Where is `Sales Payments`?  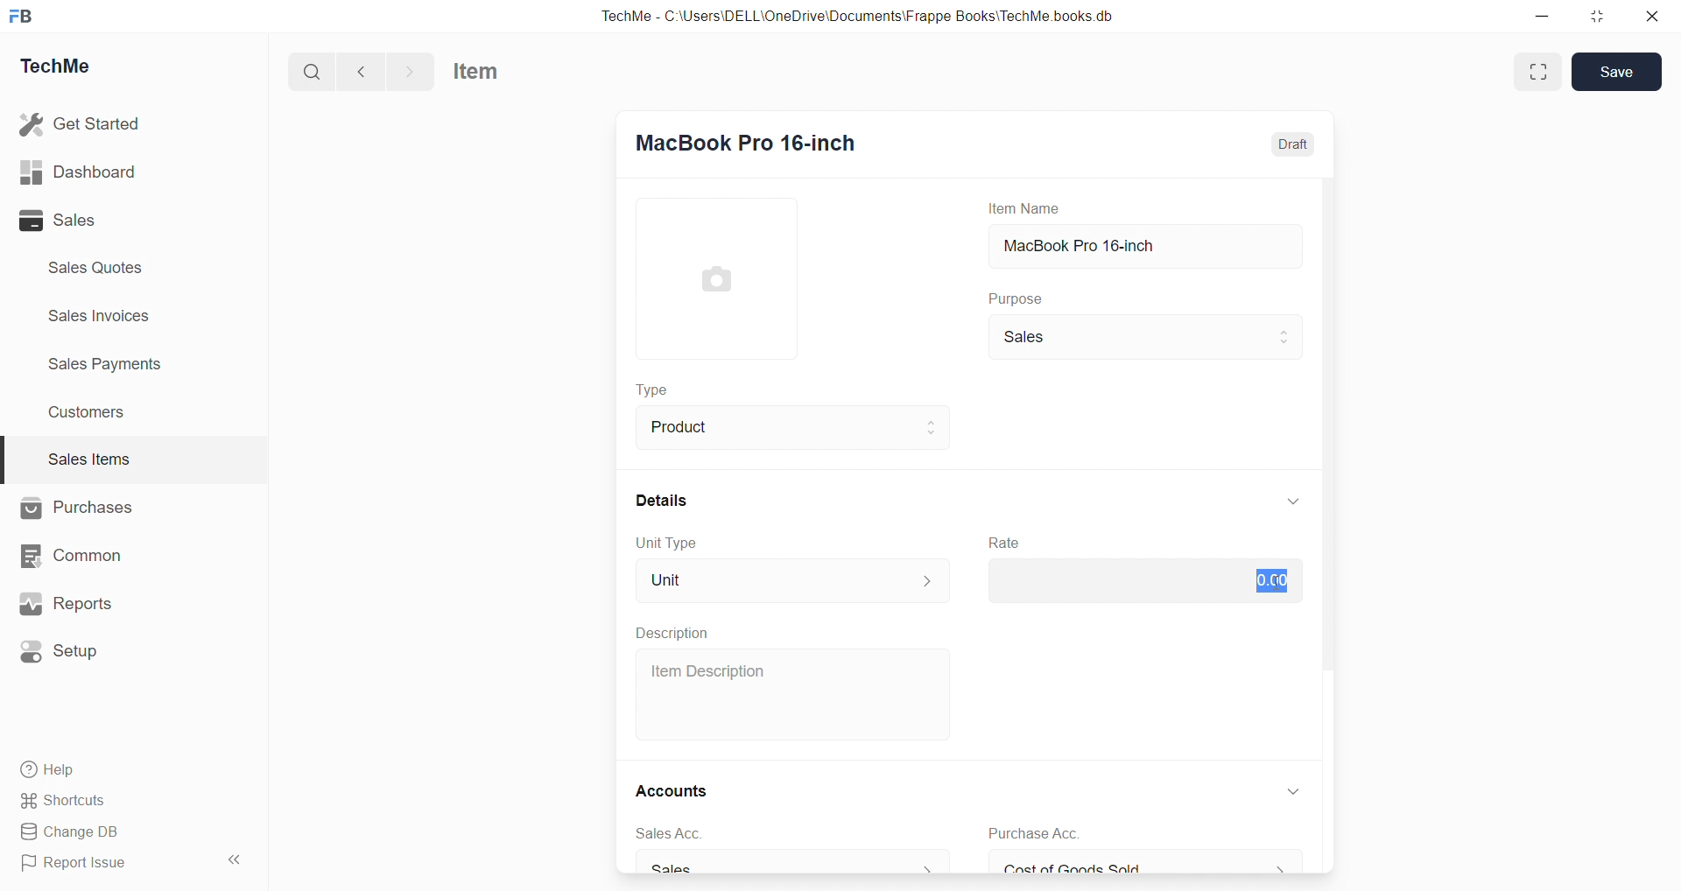 Sales Payments is located at coordinates (107, 364).